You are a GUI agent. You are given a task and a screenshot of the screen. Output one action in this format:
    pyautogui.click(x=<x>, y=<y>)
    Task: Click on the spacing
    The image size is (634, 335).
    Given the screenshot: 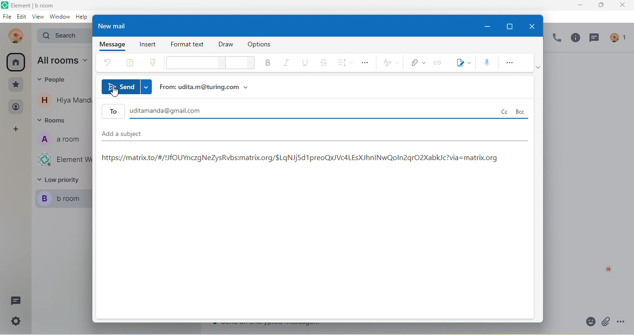 What is the action you would take?
    pyautogui.click(x=344, y=63)
    